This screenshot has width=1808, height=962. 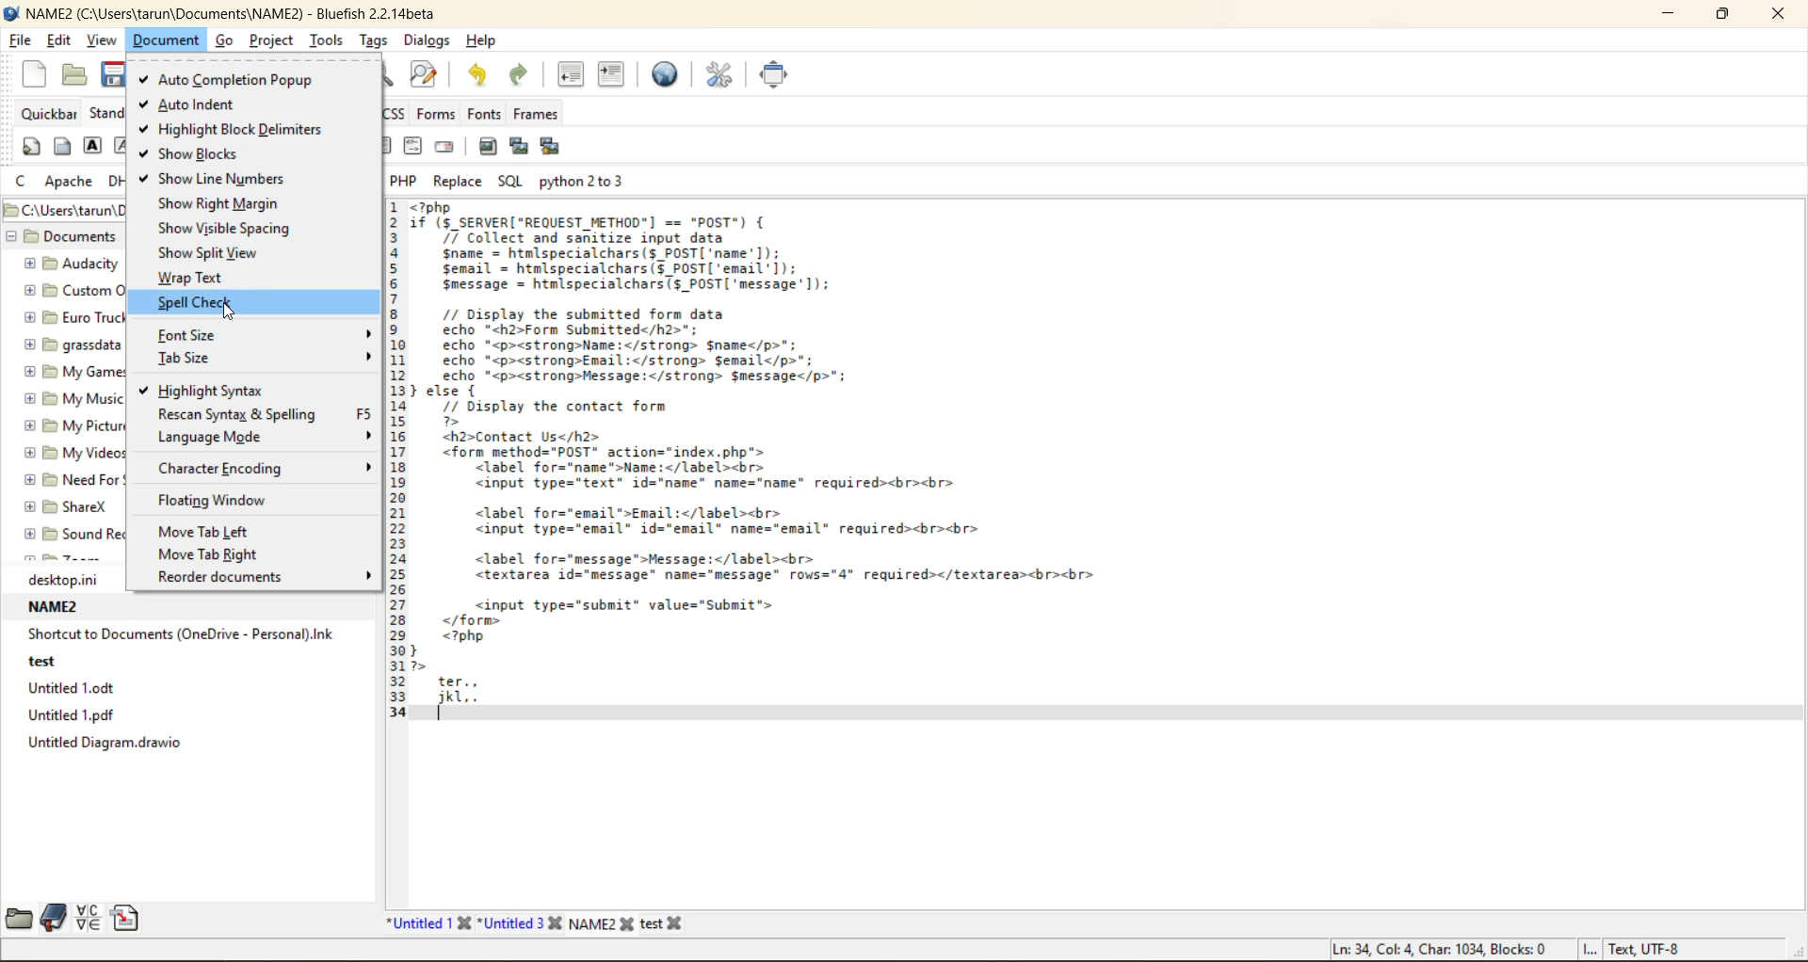 What do you see at coordinates (169, 41) in the screenshot?
I see `document` at bounding box center [169, 41].